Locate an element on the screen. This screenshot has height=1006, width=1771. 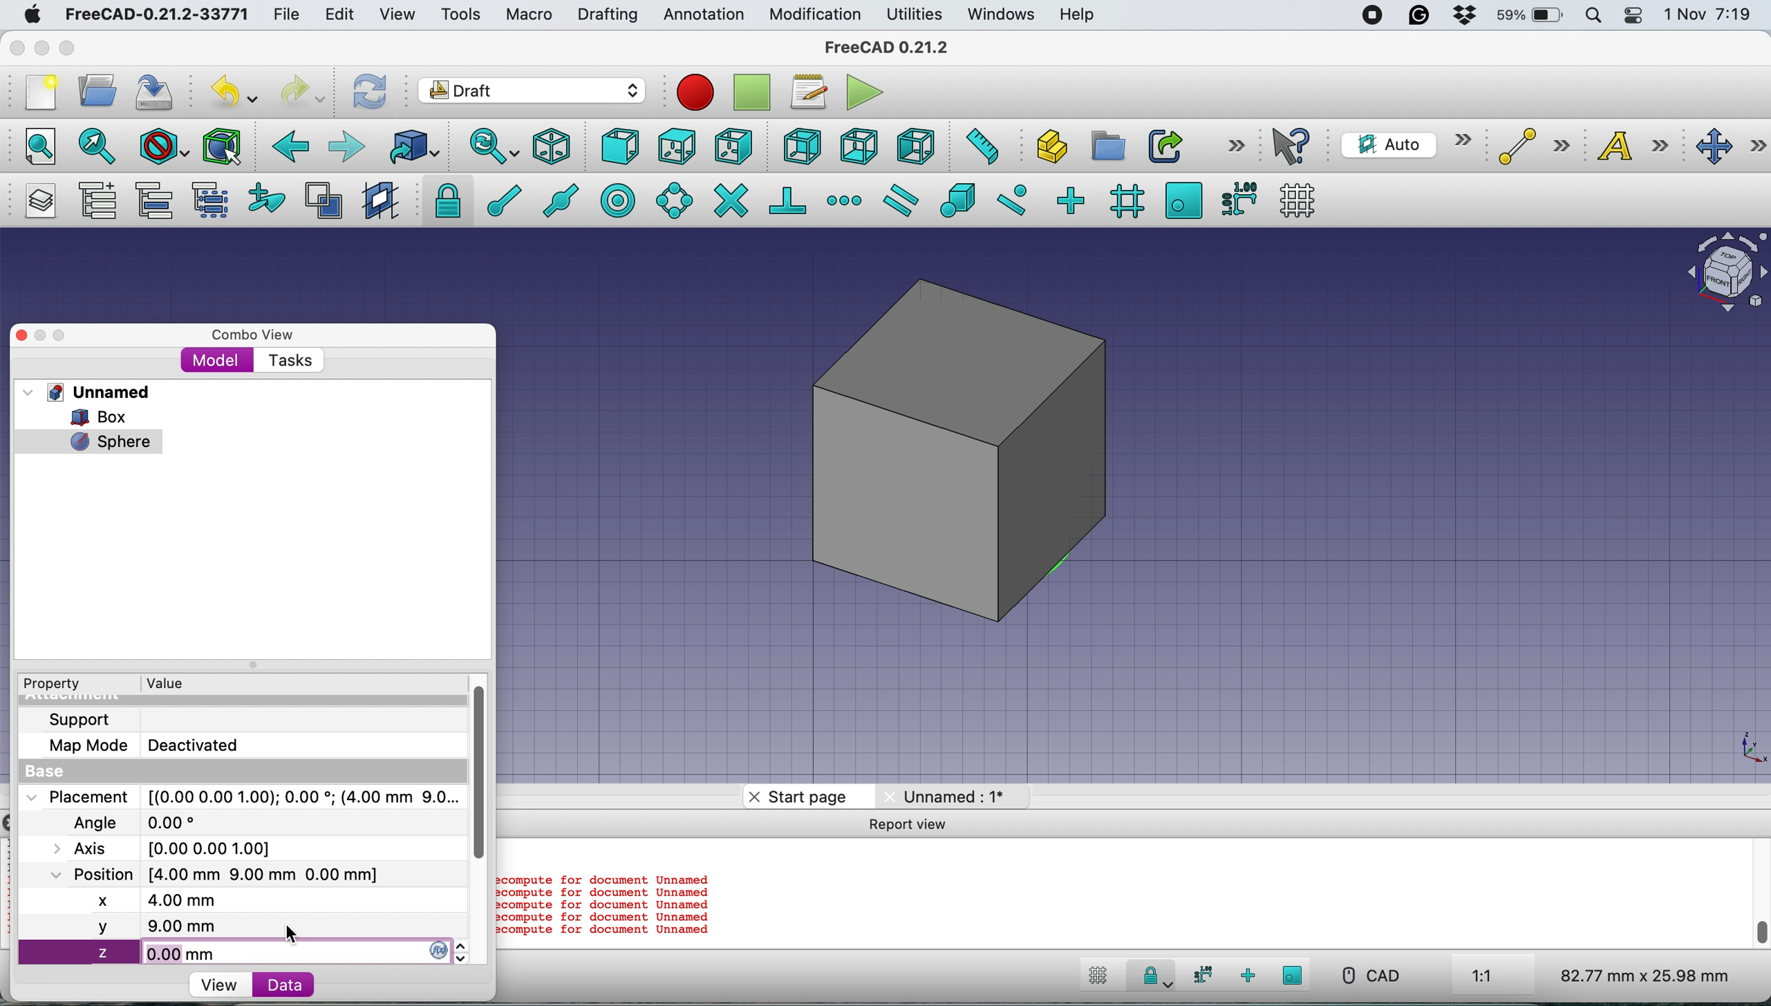
data is located at coordinates (283, 984).